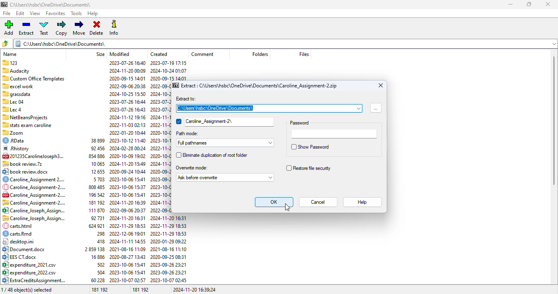 The height and width of the screenshot is (294, 558). What do you see at coordinates (95, 241) in the screenshot?
I see `desktop.ini 418 2024-11-11 14:55 2020-01-29 09:22` at bounding box center [95, 241].